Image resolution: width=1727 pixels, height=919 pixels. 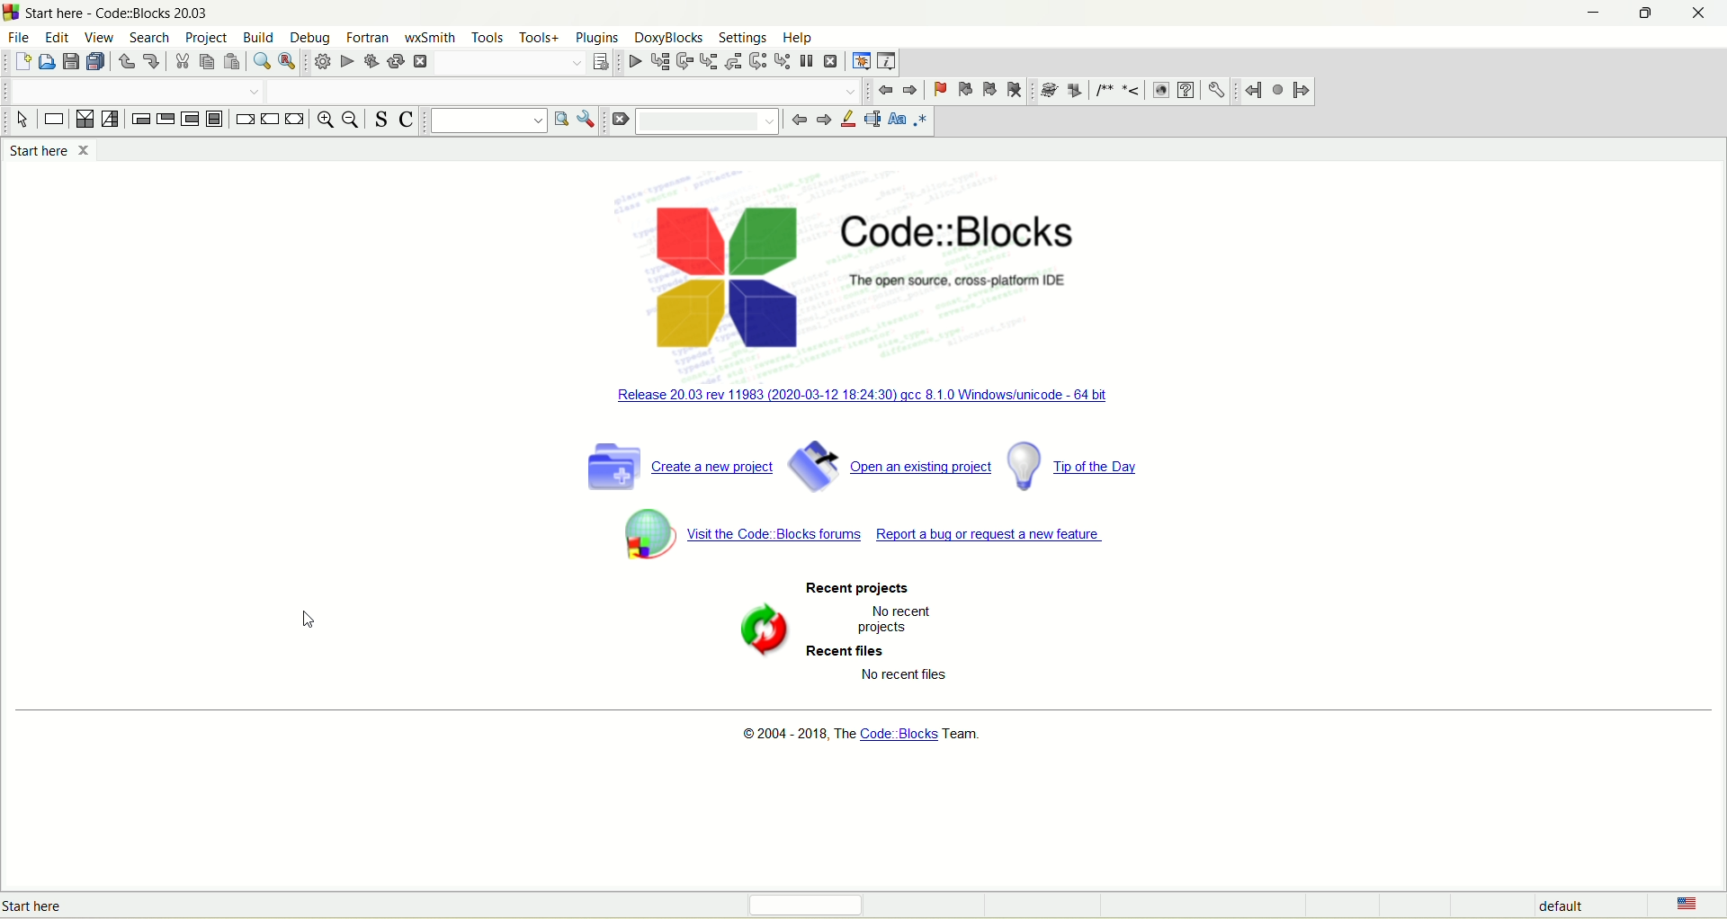 What do you see at coordinates (128, 61) in the screenshot?
I see `undo` at bounding box center [128, 61].